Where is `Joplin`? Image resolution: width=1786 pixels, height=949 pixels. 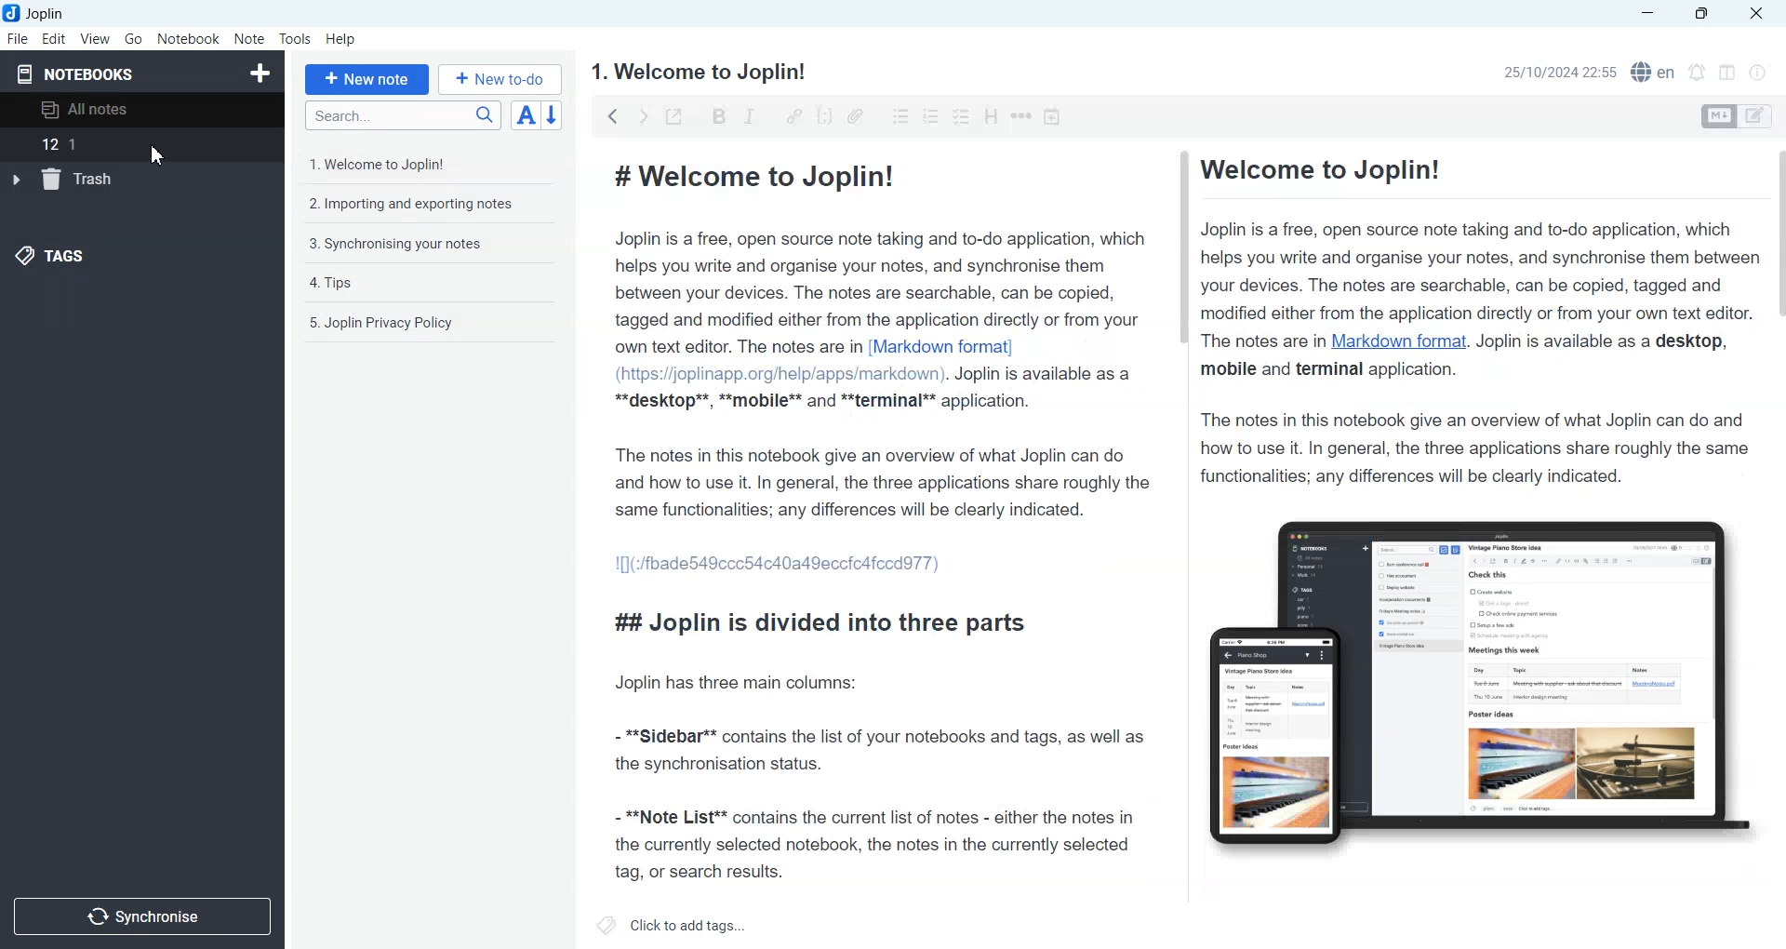
Joplin is located at coordinates (40, 13).